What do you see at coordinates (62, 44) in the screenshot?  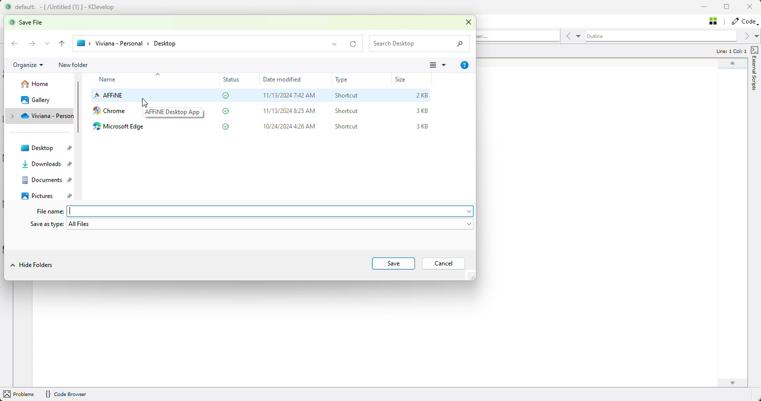 I see `back` at bounding box center [62, 44].